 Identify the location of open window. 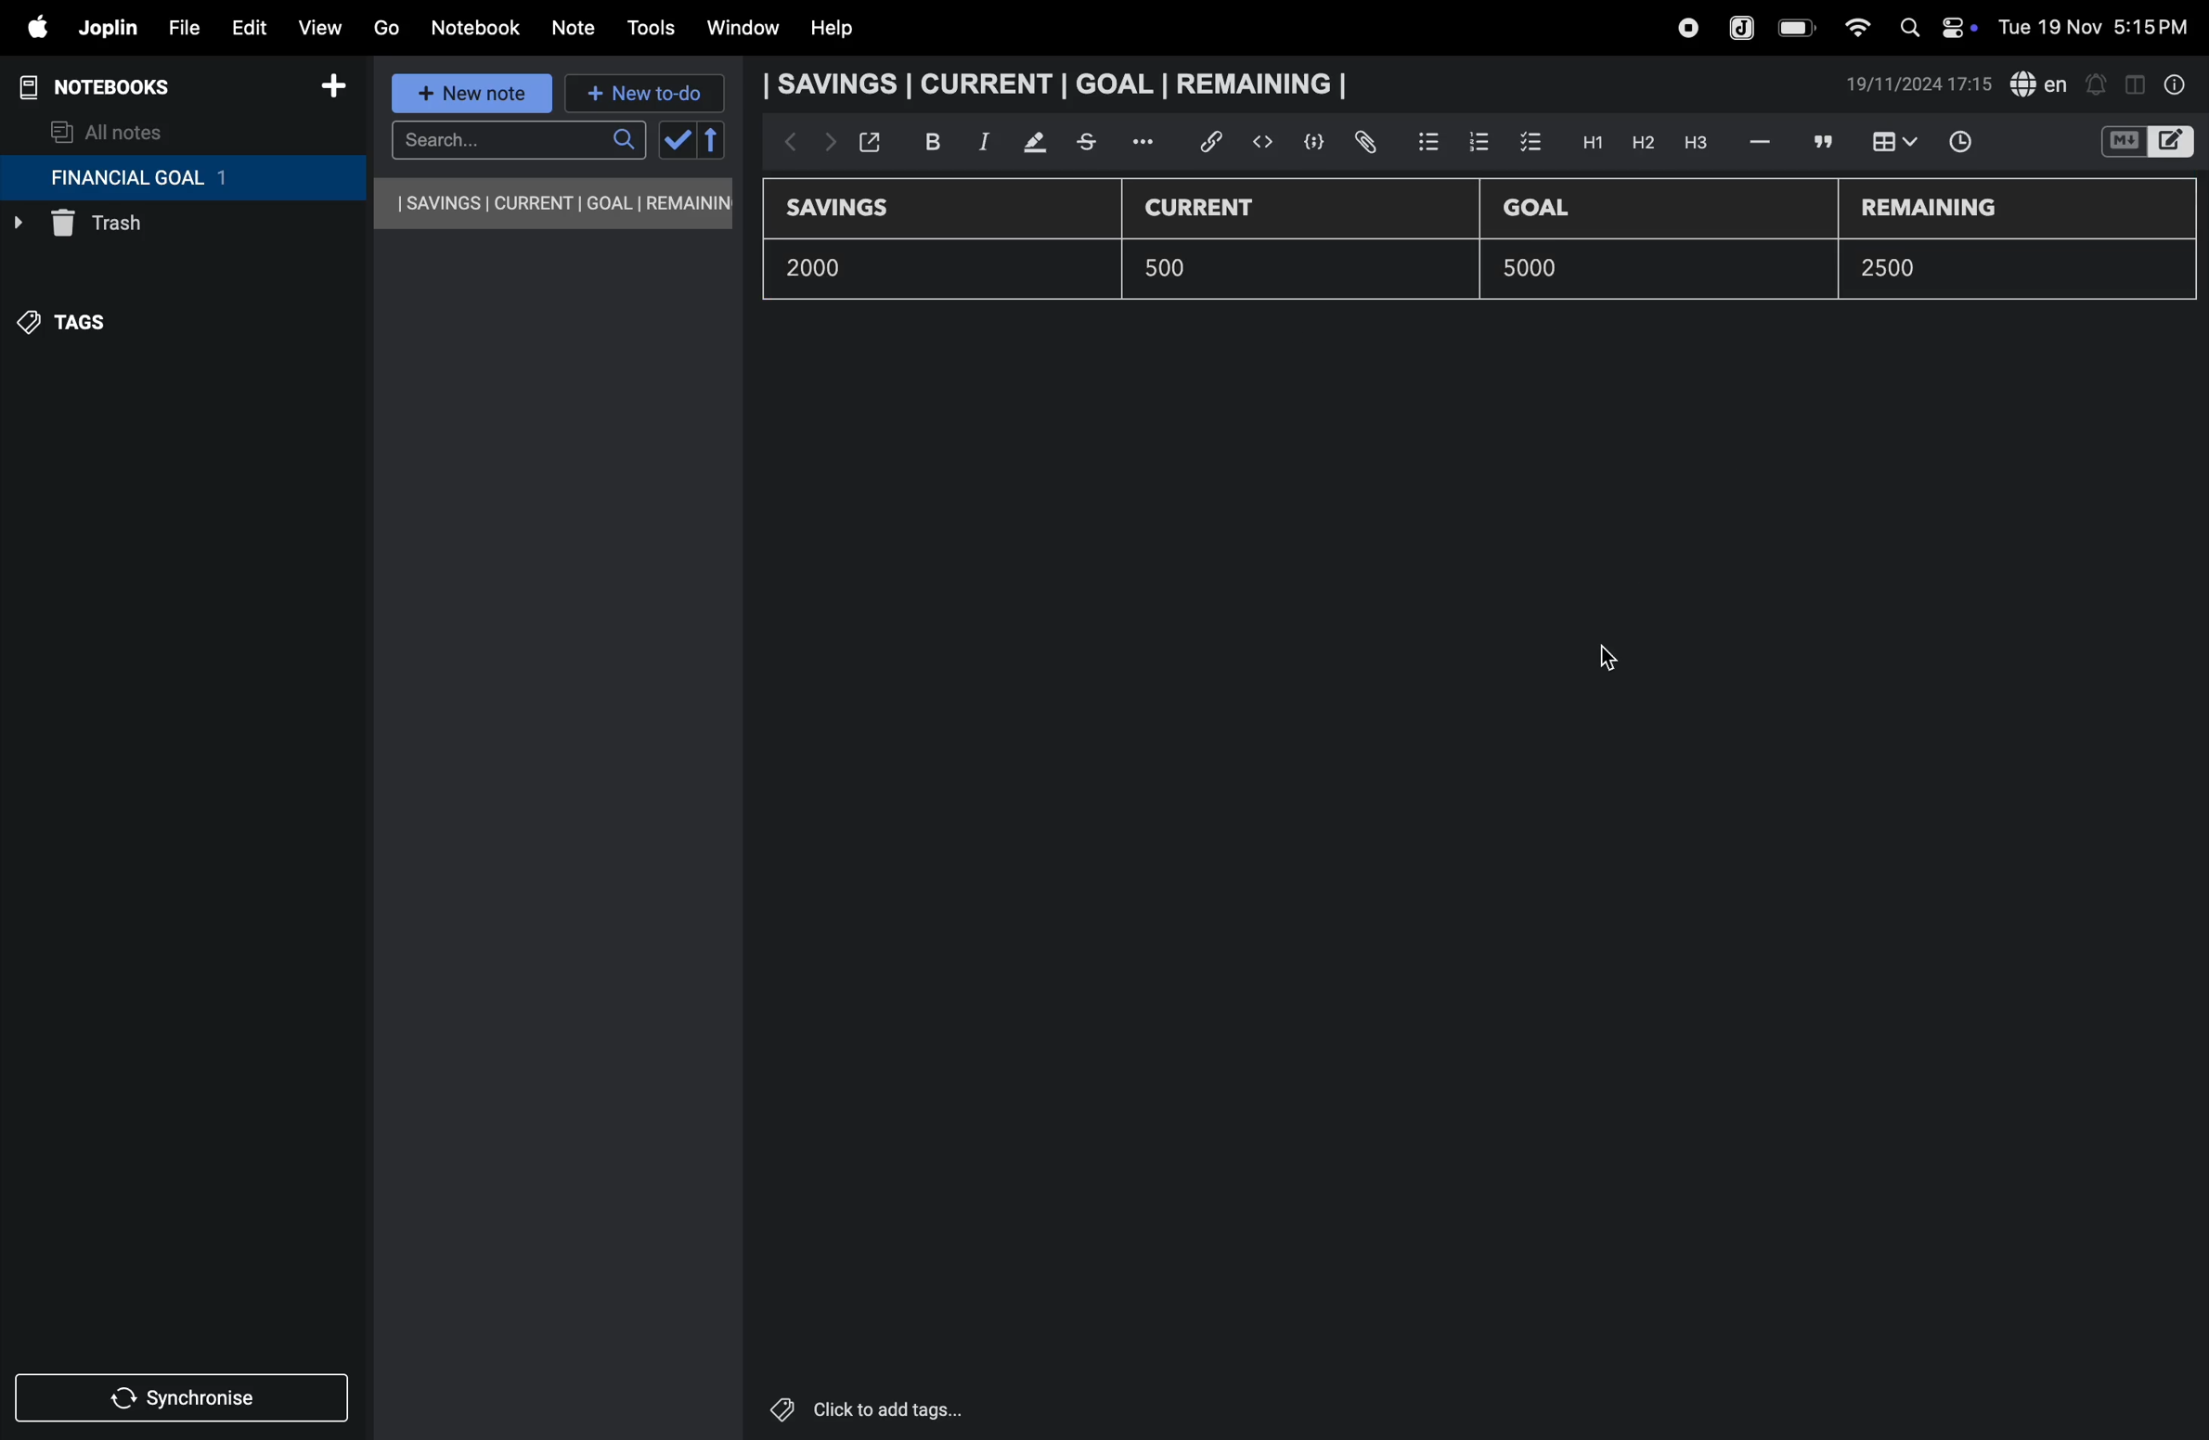
(868, 142).